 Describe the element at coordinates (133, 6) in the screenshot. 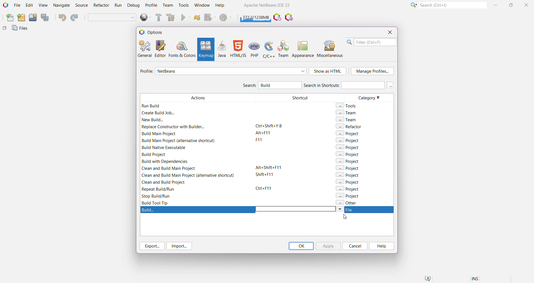

I see `Debug ` at that location.